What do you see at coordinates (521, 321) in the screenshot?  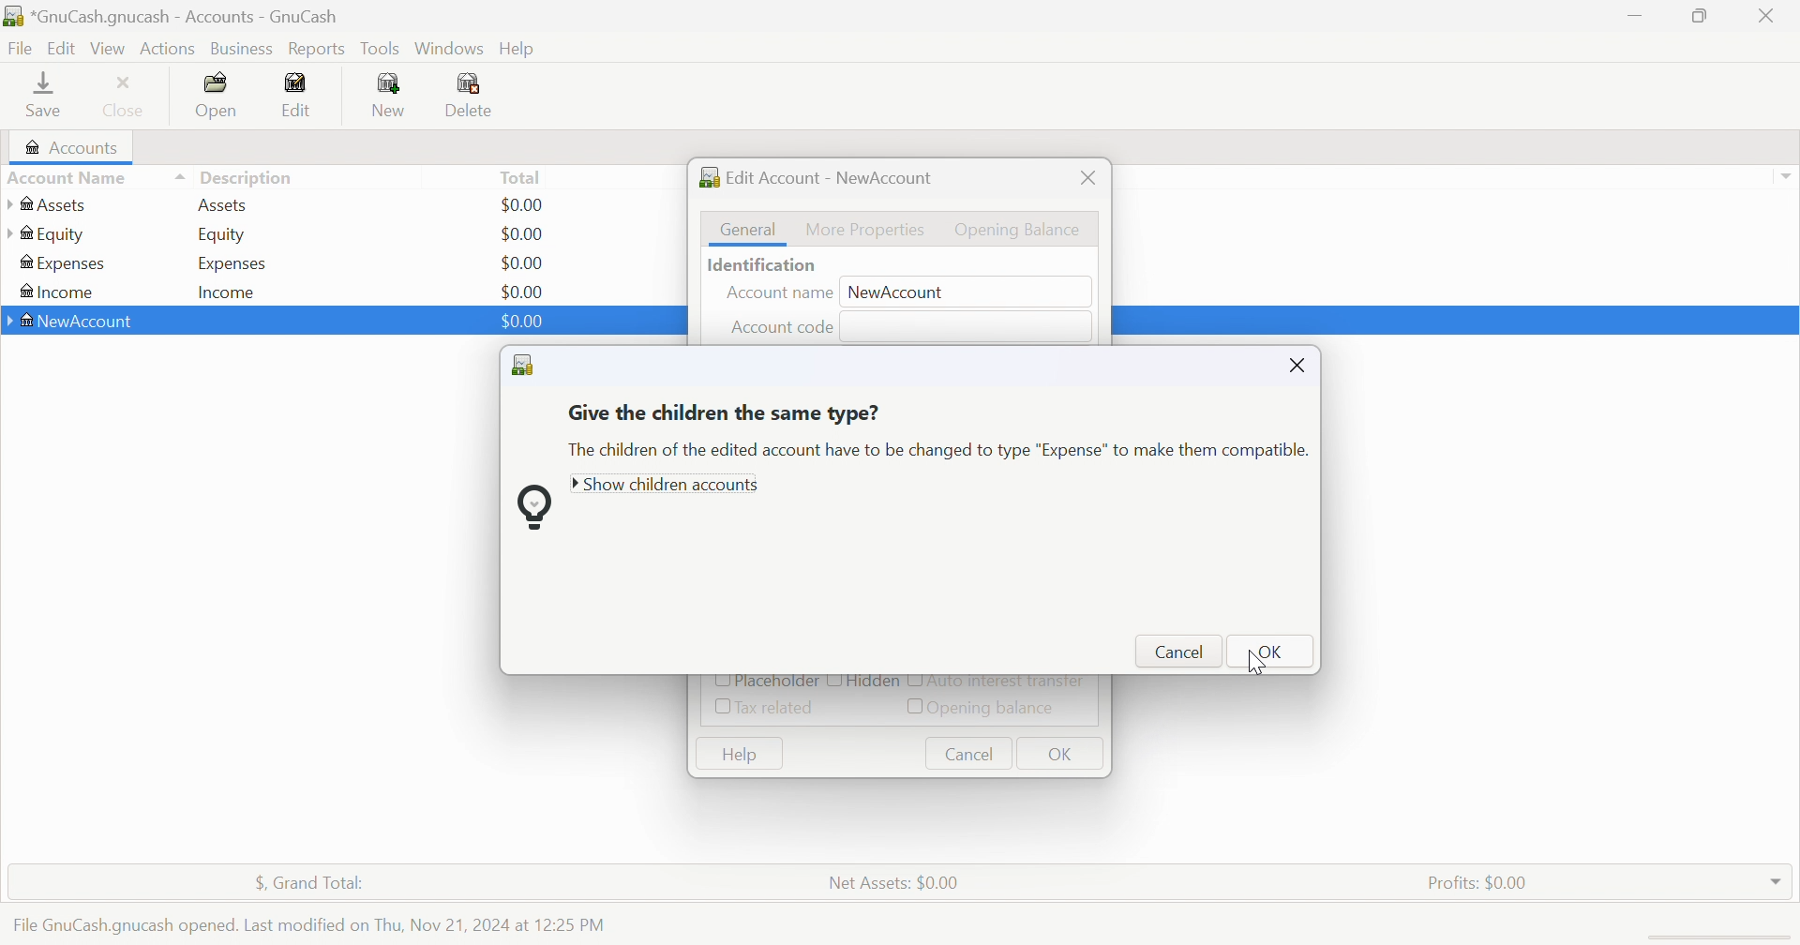 I see `$0.00` at bounding box center [521, 321].